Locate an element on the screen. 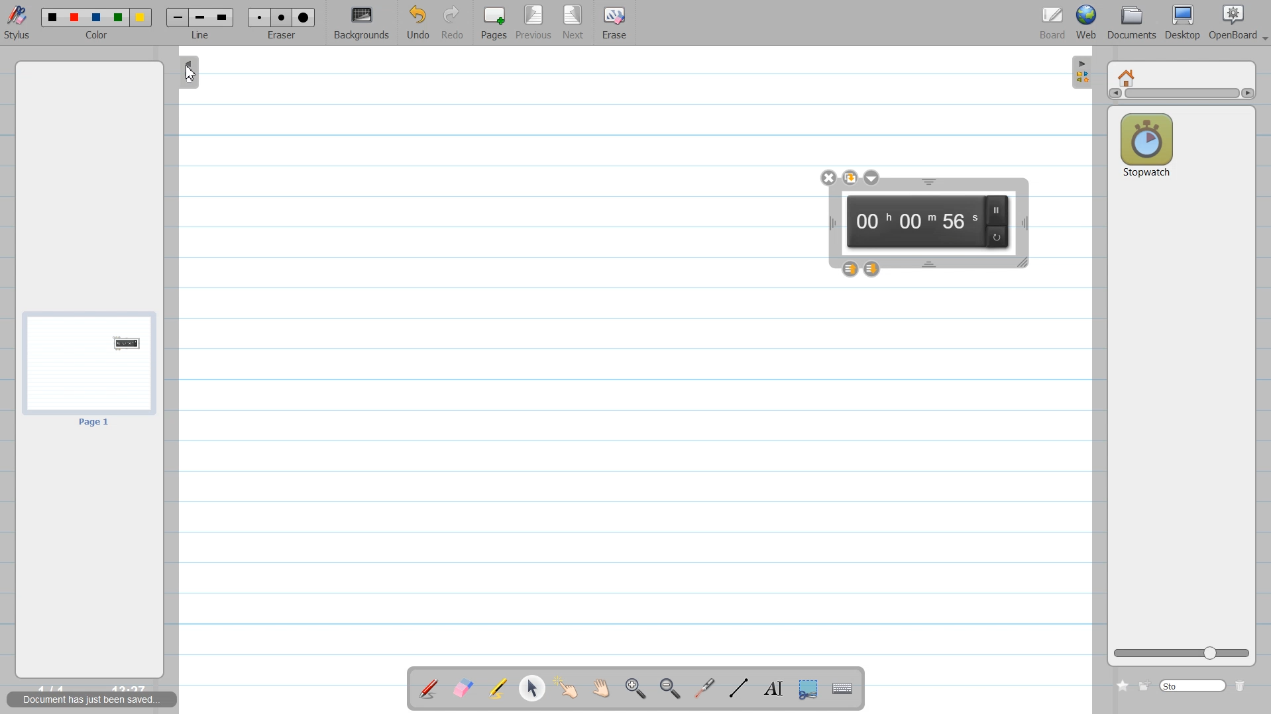 The width and height of the screenshot is (1271, 714). Scroll Page is located at coordinates (603, 689).